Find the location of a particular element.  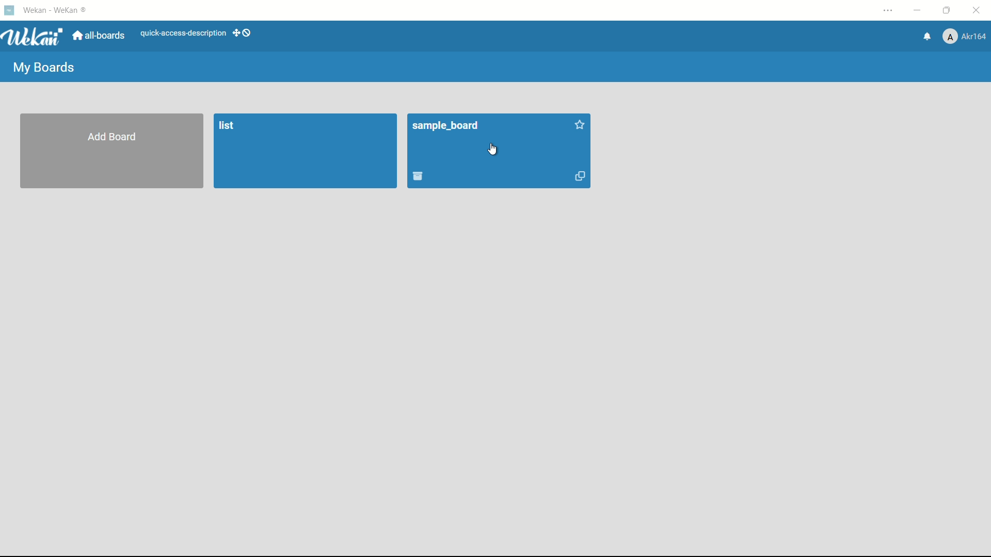

profile is located at coordinates (966, 37).